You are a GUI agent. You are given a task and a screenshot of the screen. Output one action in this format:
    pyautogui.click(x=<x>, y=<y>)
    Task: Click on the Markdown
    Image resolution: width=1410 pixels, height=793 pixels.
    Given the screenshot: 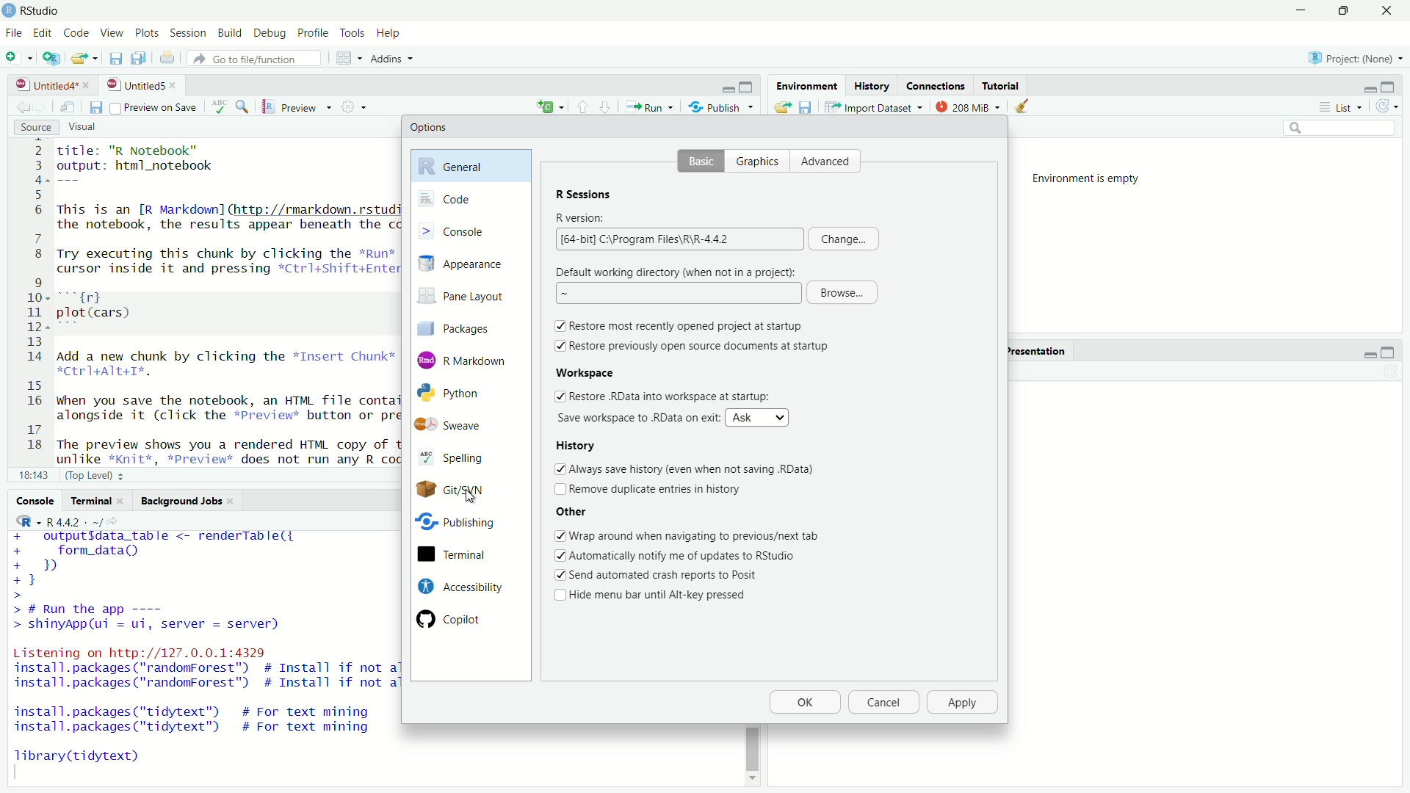 What is the action you would take?
    pyautogui.click(x=465, y=359)
    